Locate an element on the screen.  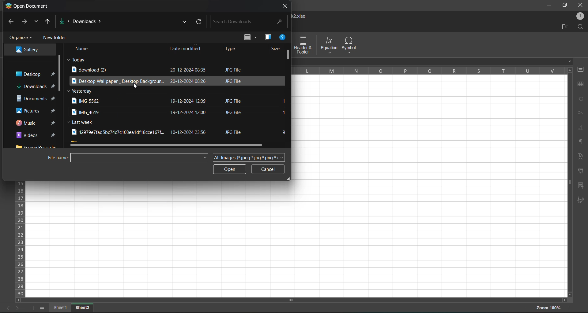
find is located at coordinates (581, 28).